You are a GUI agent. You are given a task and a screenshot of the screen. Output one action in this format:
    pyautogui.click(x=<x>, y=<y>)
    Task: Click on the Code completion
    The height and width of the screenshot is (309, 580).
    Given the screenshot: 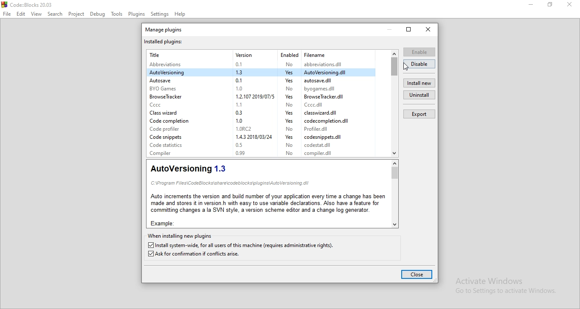 What is the action you would take?
    pyautogui.click(x=172, y=121)
    